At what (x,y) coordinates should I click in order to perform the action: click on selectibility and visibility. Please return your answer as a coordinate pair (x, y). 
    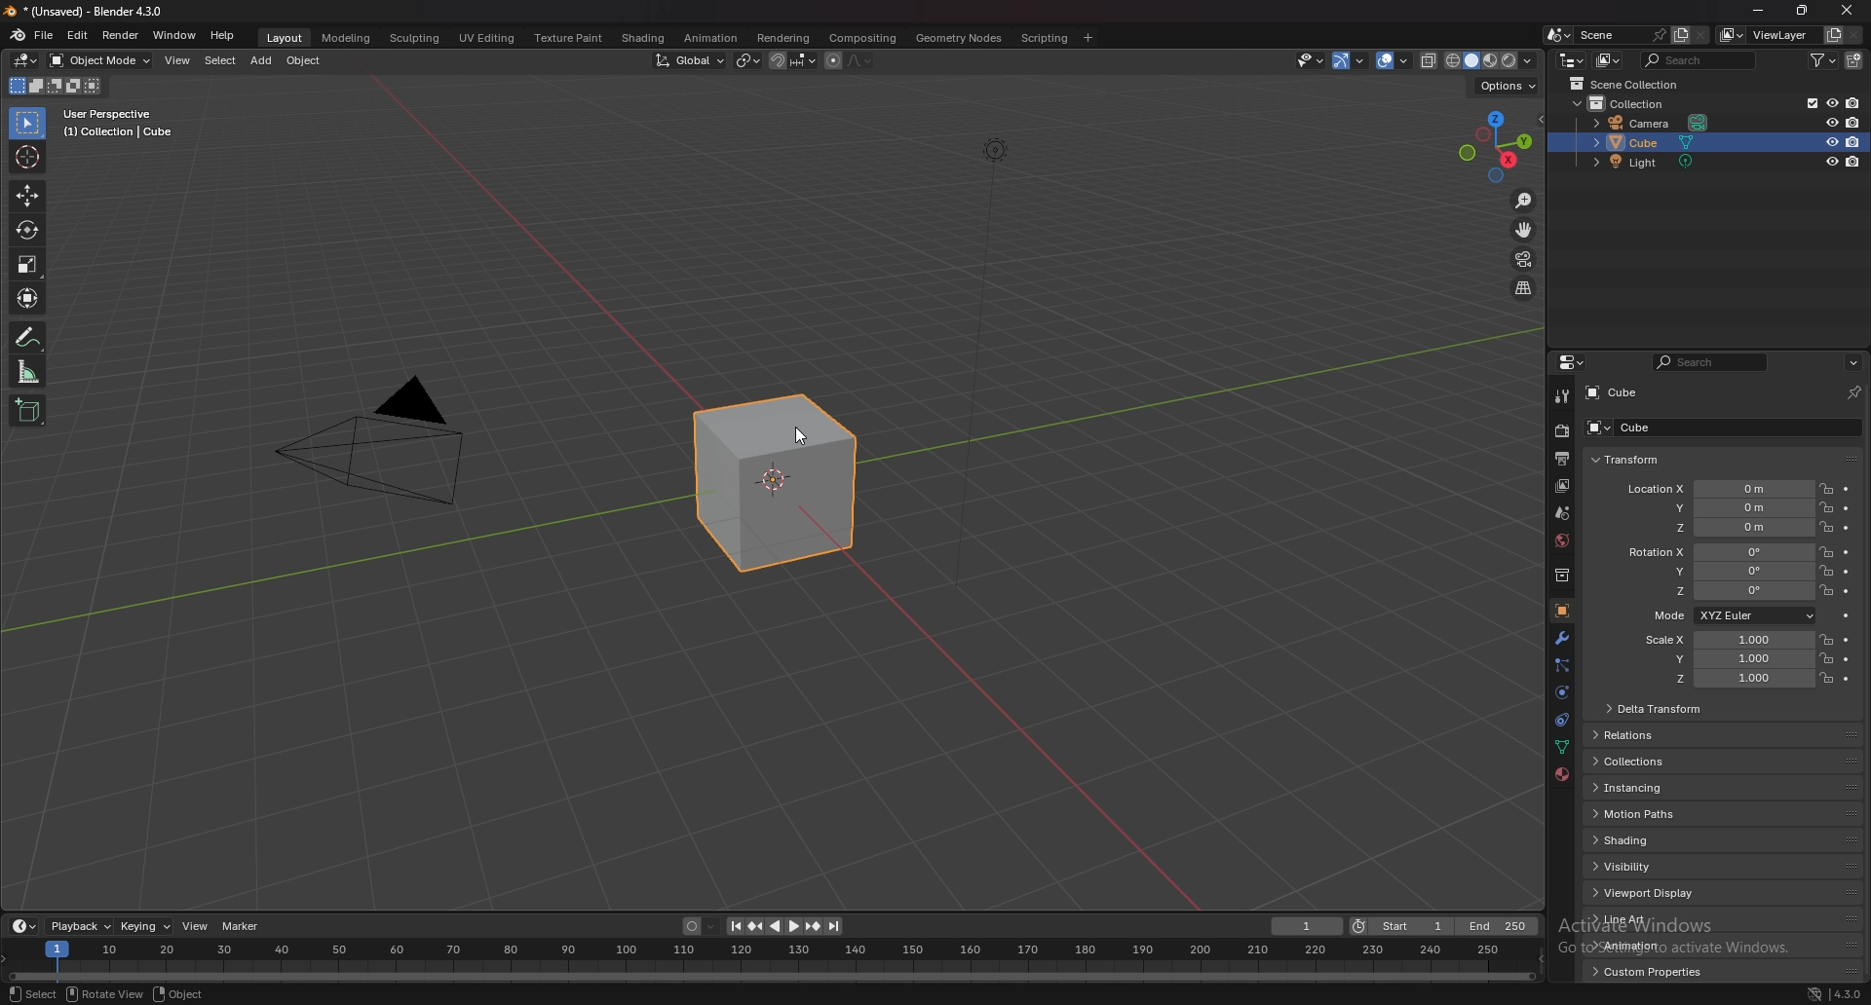
    Looking at the image, I should click on (1310, 60).